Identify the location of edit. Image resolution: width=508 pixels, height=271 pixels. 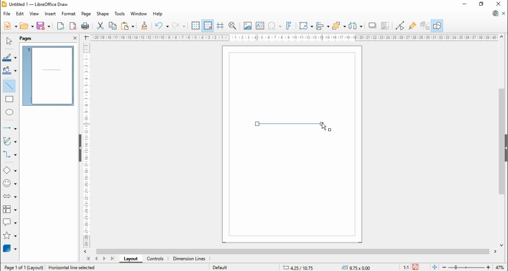
(20, 14).